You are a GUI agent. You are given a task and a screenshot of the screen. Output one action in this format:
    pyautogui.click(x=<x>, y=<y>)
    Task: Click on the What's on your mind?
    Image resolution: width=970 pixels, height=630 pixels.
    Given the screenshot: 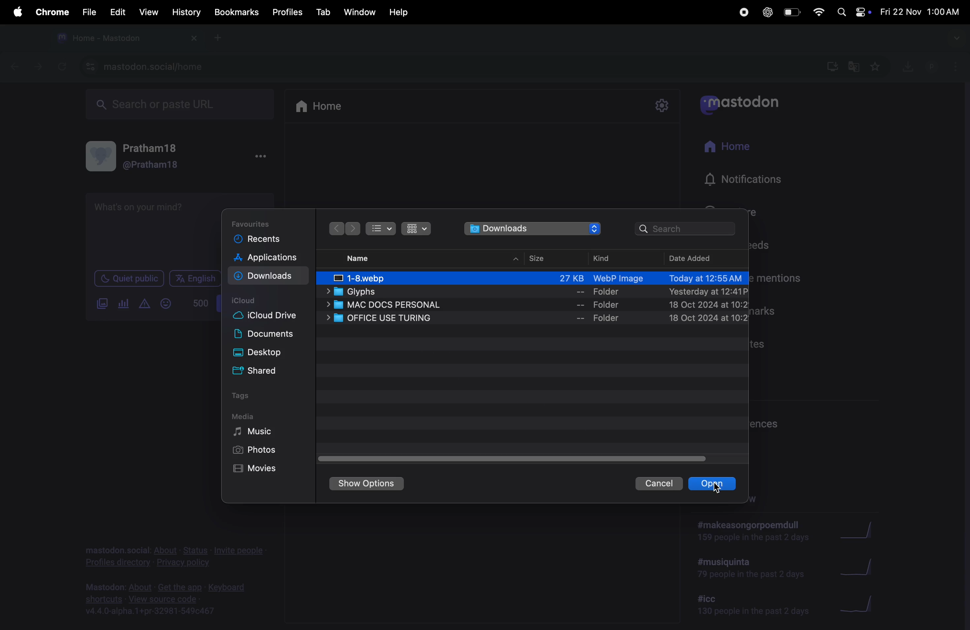 What is the action you would take?
    pyautogui.click(x=141, y=210)
    